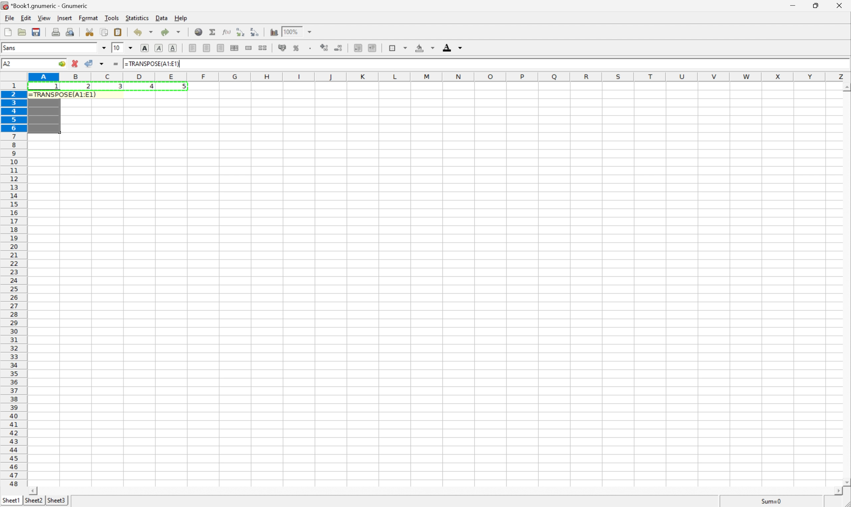  Describe the element at coordinates (796, 6) in the screenshot. I see `minimize` at that location.